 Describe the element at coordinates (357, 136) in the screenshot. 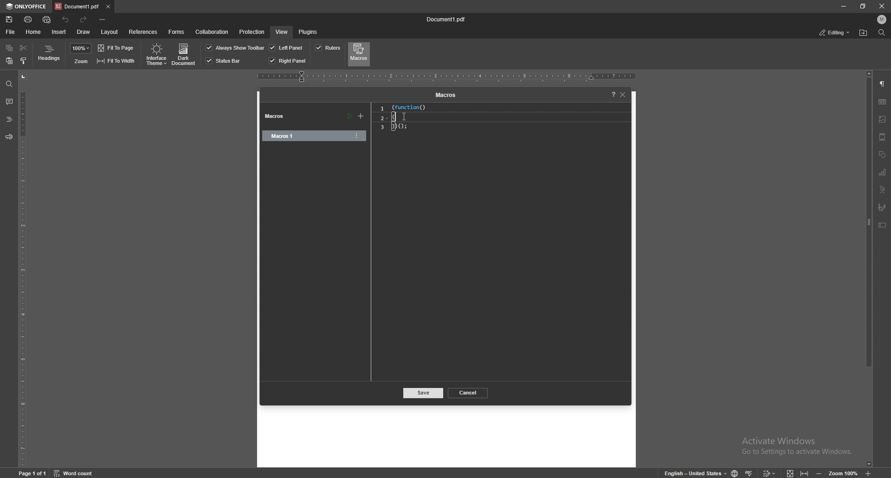

I see `options` at that location.